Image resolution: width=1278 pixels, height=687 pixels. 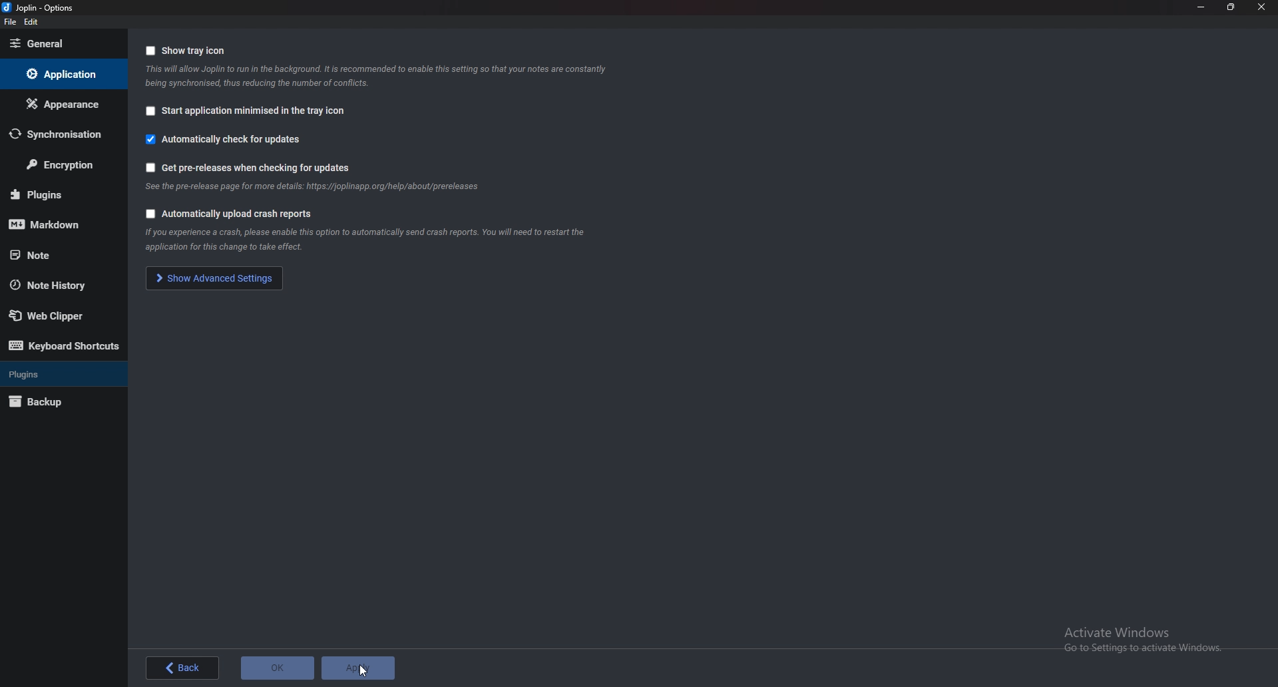 I want to click on info, so click(x=316, y=188).